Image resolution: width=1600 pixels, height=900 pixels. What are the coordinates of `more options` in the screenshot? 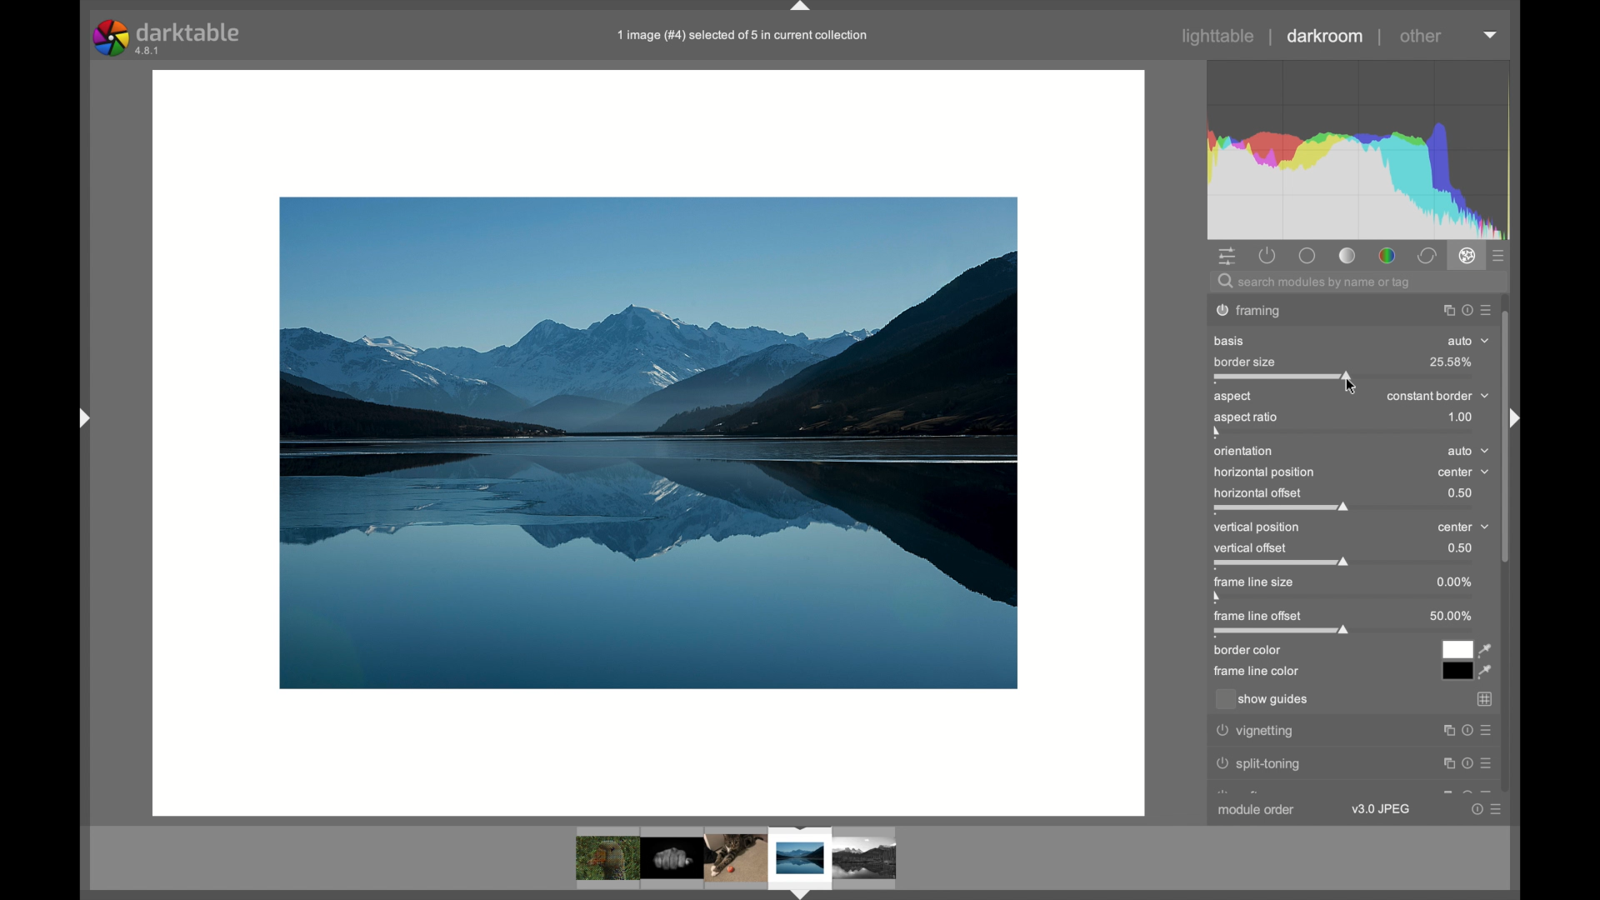 It's located at (1467, 308).